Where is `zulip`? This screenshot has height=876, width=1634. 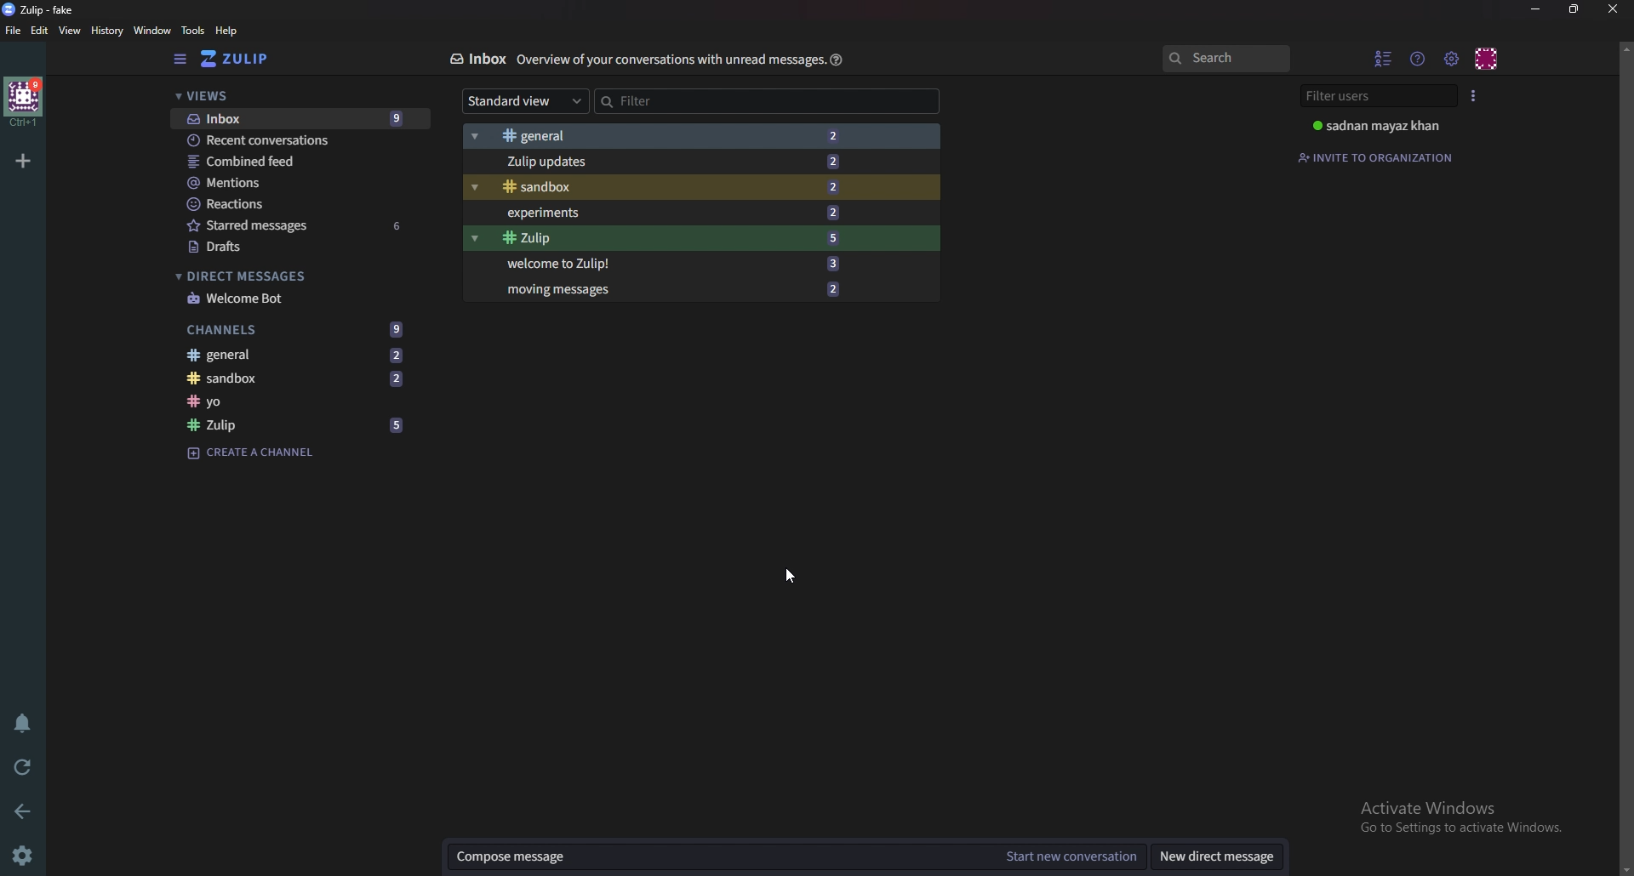
zulip is located at coordinates (301, 426).